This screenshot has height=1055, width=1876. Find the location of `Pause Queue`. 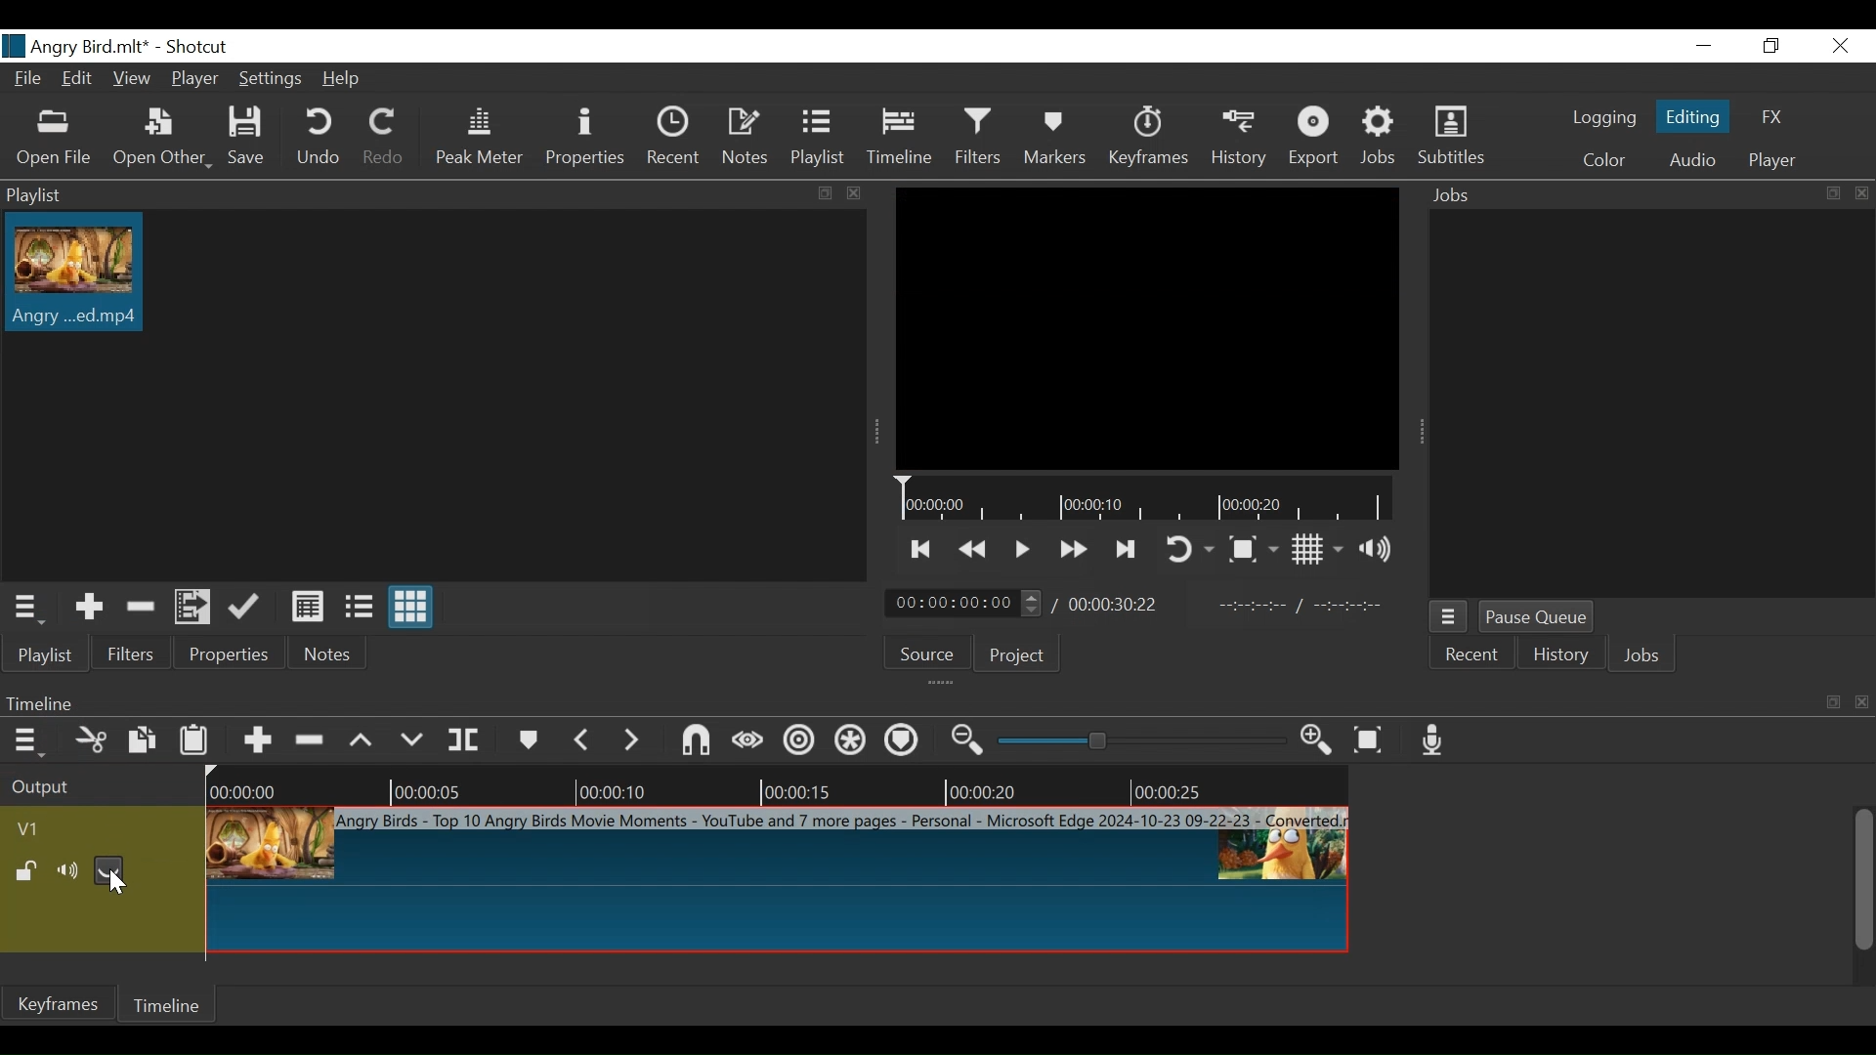

Pause Queue is located at coordinates (1537, 616).